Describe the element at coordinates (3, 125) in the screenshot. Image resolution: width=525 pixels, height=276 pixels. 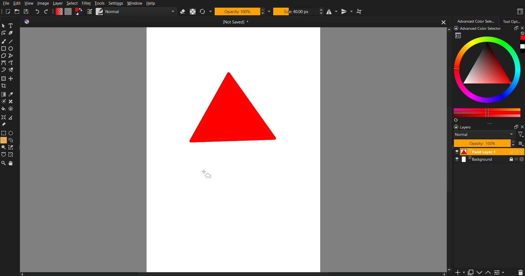
I see `Pin` at that location.